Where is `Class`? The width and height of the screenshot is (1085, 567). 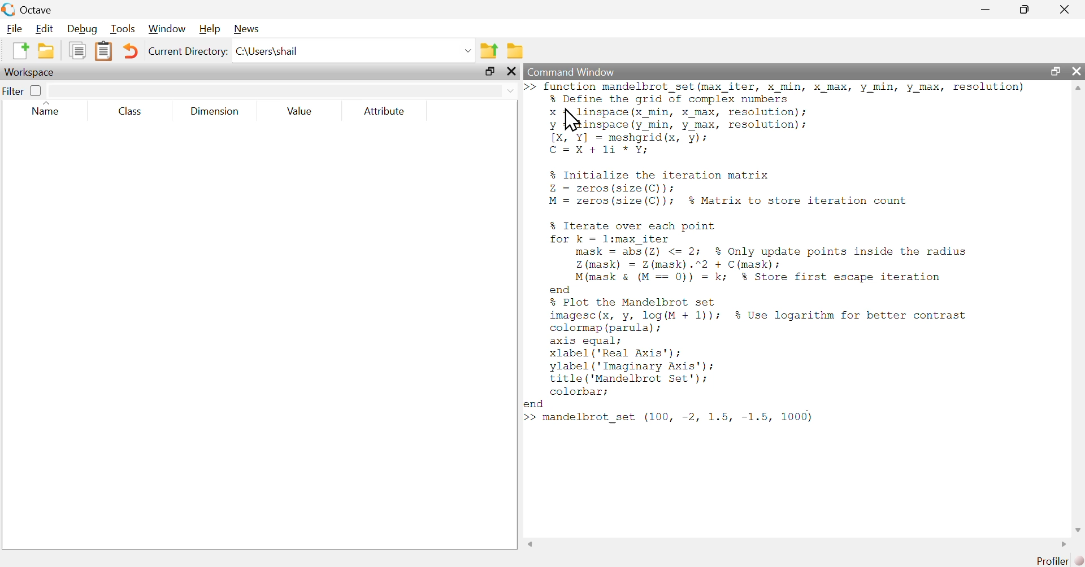 Class is located at coordinates (131, 111).